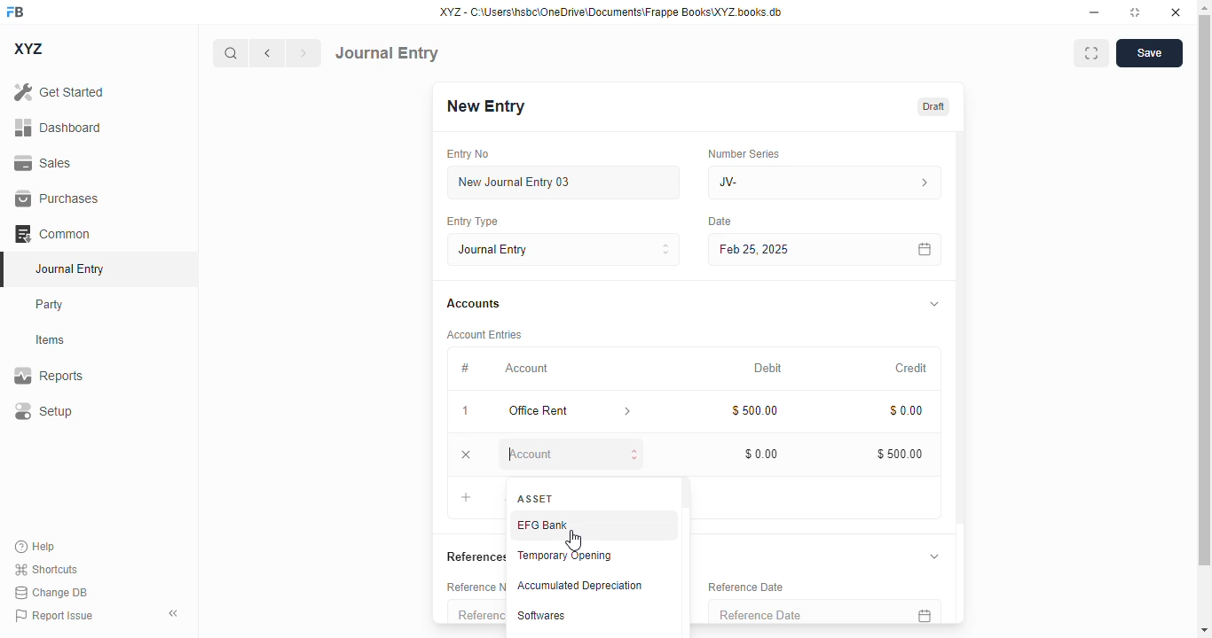 Image resolution: width=1212 pixels, height=638 pixels. I want to click on minimize, so click(1093, 12).